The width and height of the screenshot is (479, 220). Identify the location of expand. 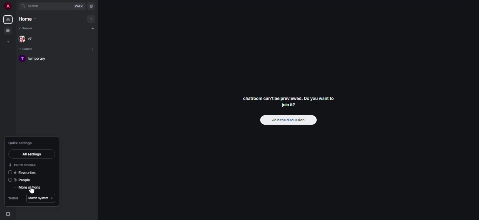
(16, 7).